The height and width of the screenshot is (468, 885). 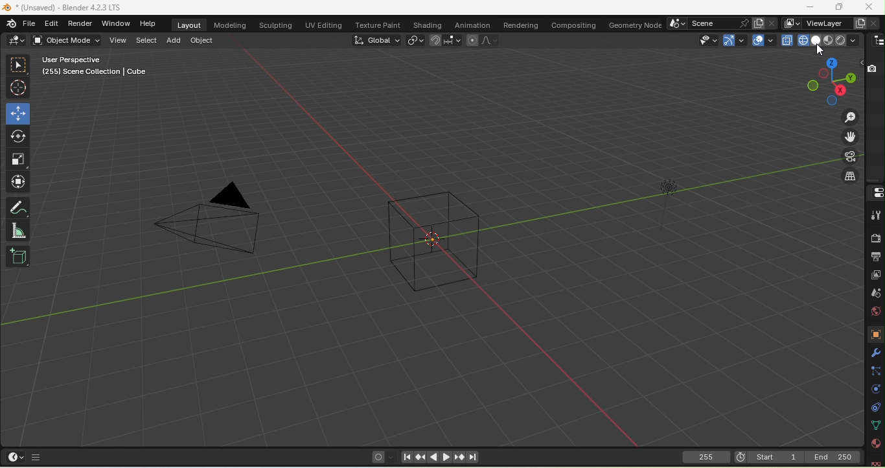 I want to click on Rotate the view, so click(x=812, y=86).